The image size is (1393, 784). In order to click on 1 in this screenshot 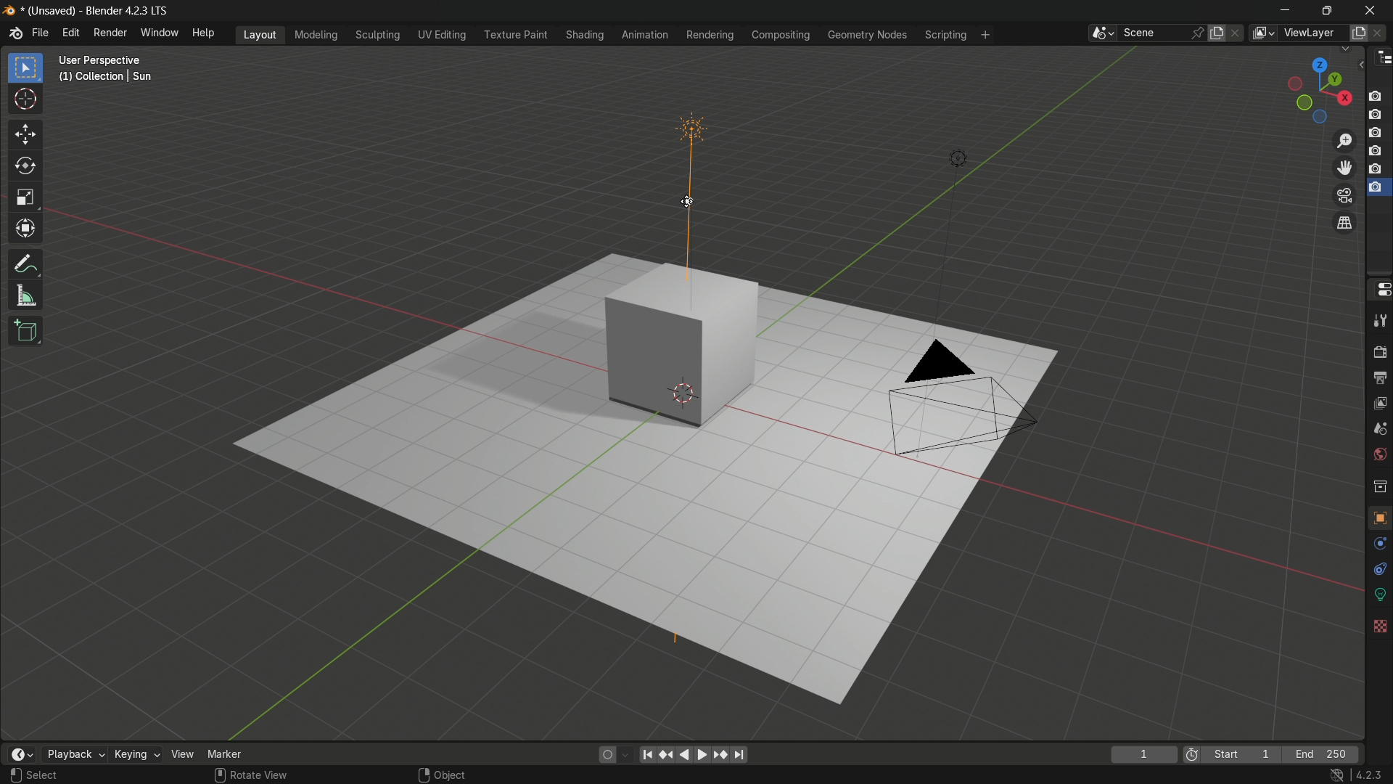, I will do `click(1146, 754)`.